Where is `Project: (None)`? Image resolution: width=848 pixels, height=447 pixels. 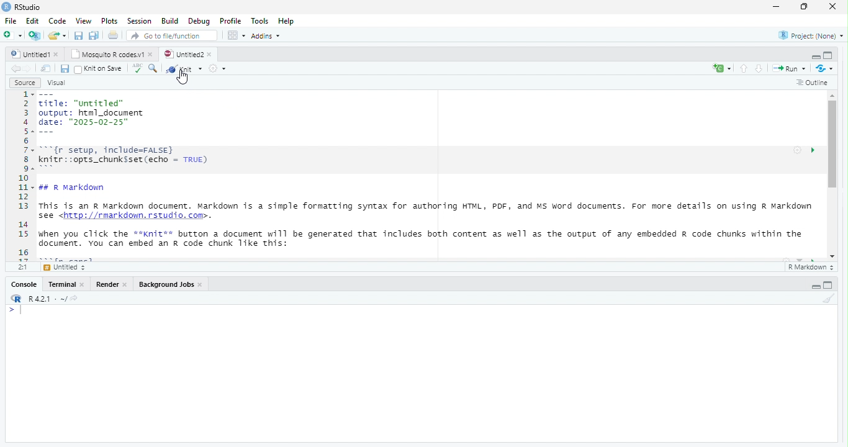 Project: (None) is located at coordinates (811, 36).